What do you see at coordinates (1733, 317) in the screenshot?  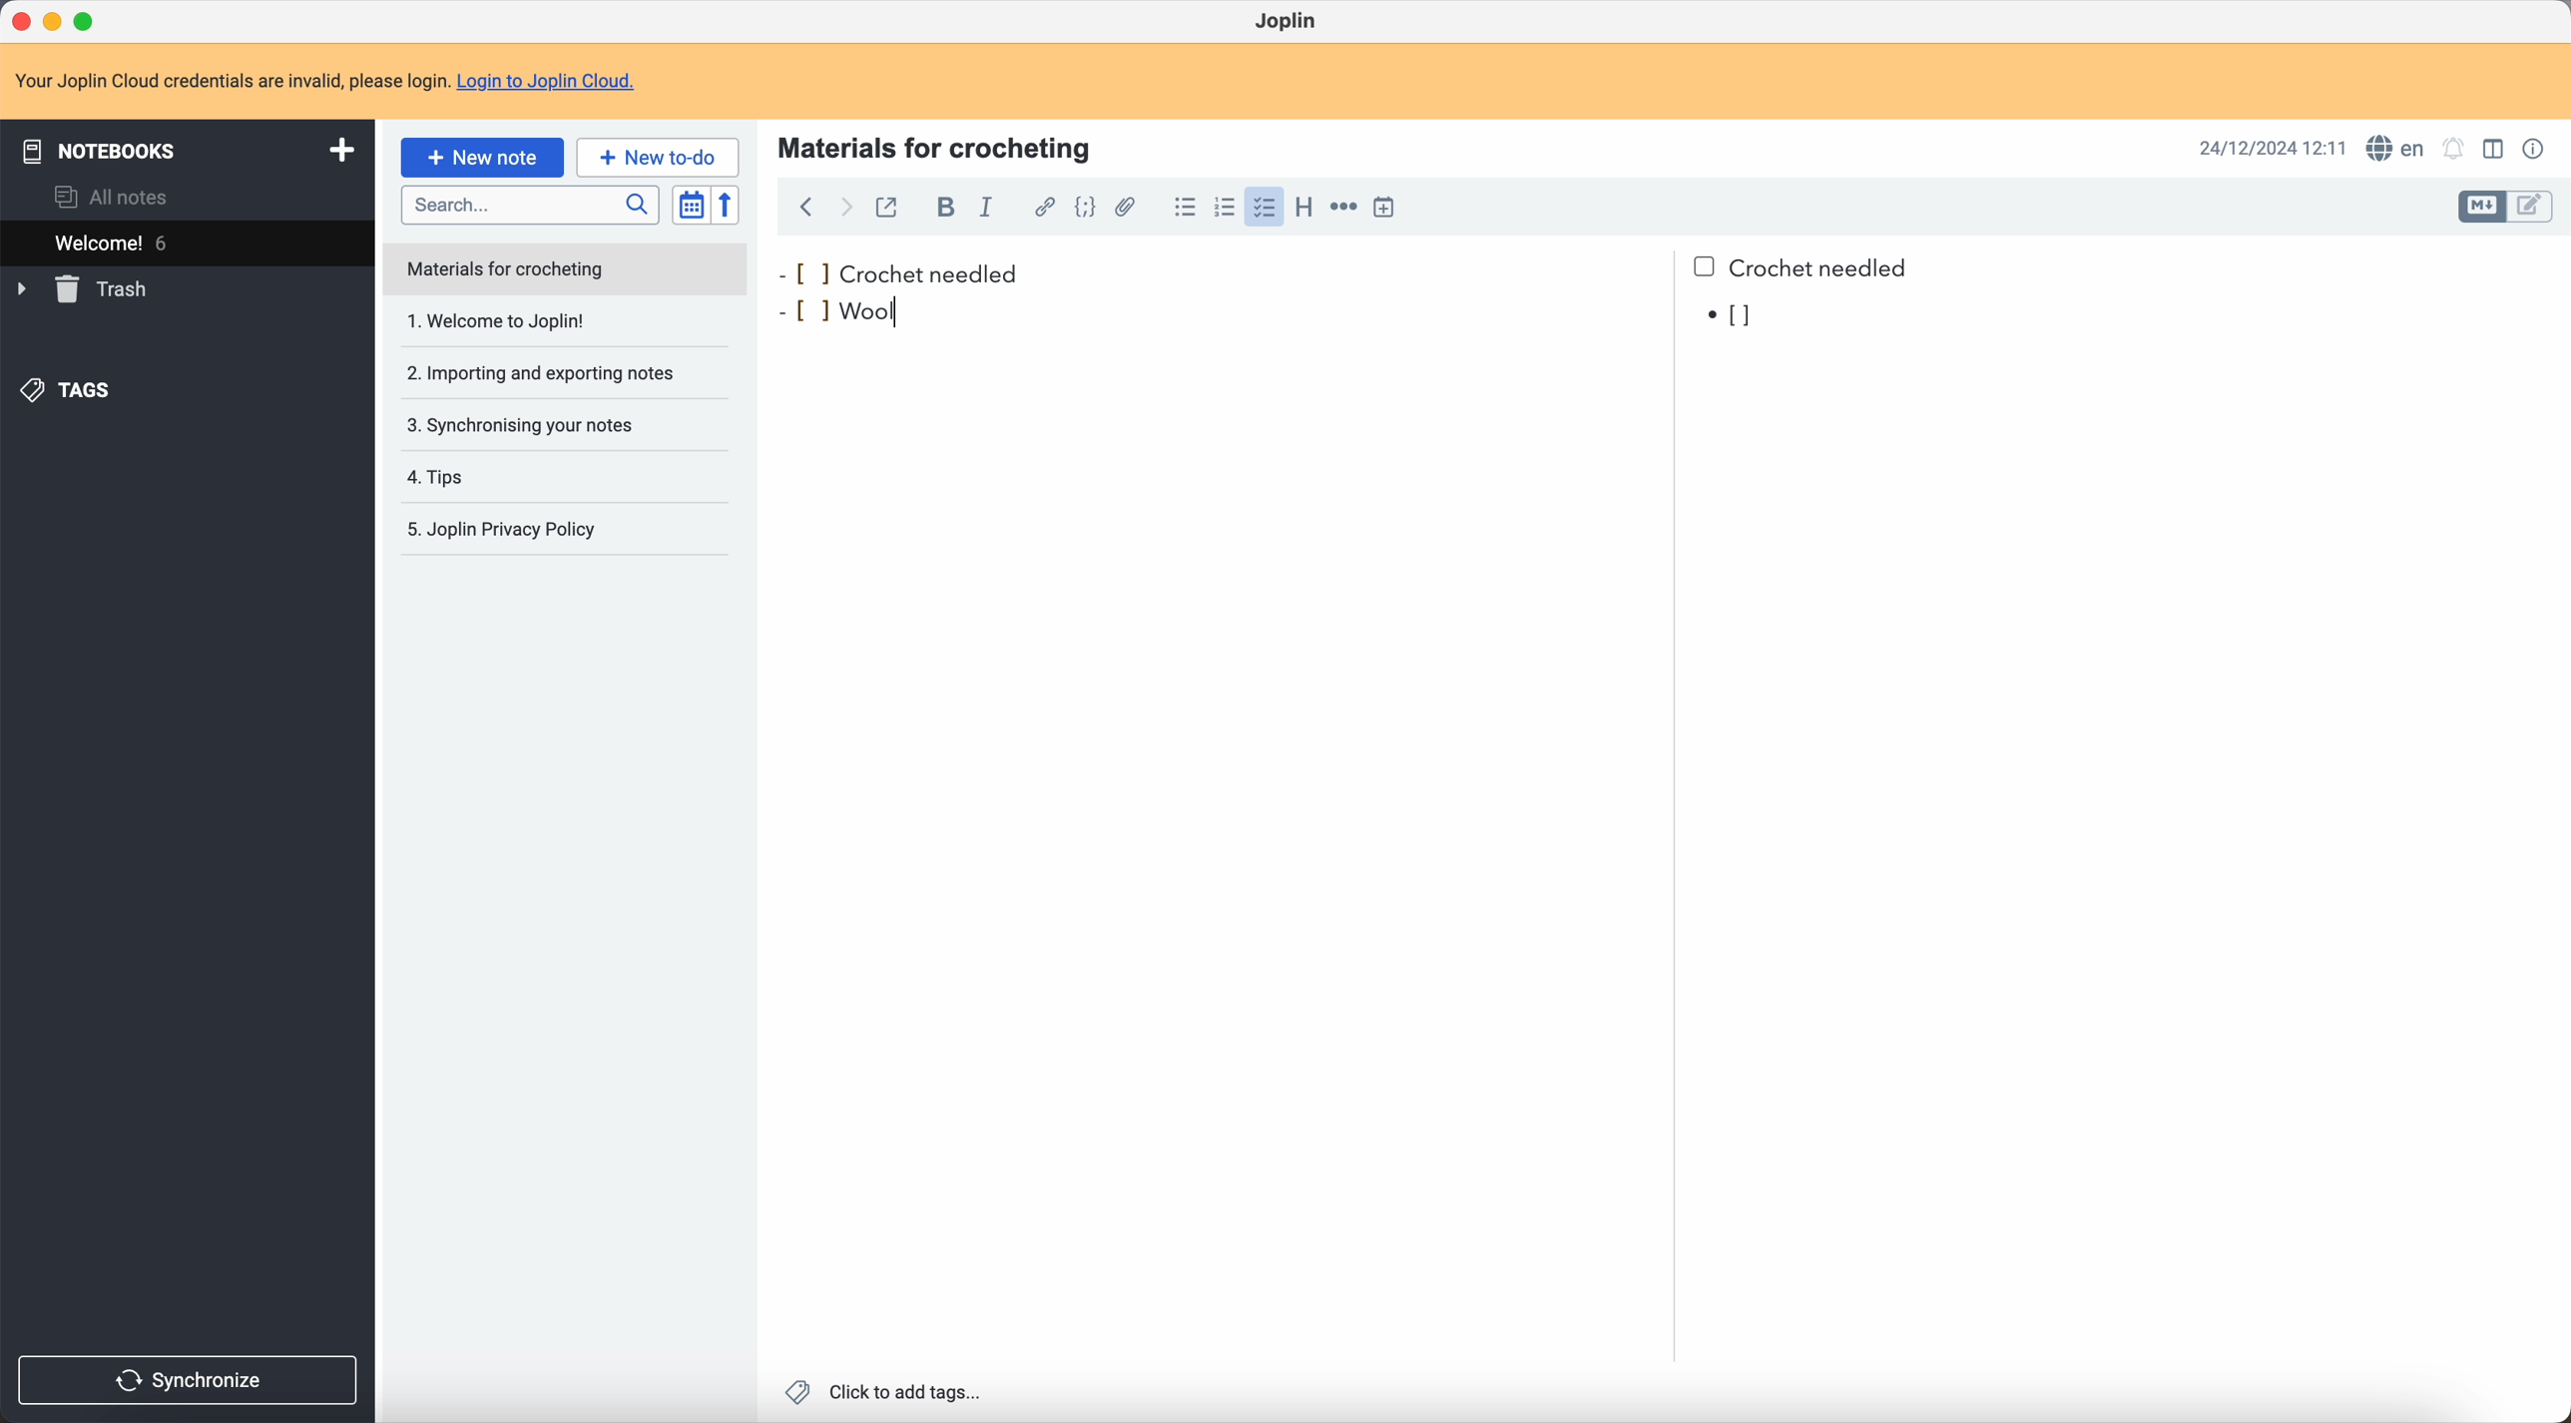 I see `bullet point` at bounding box center [1733, 317].